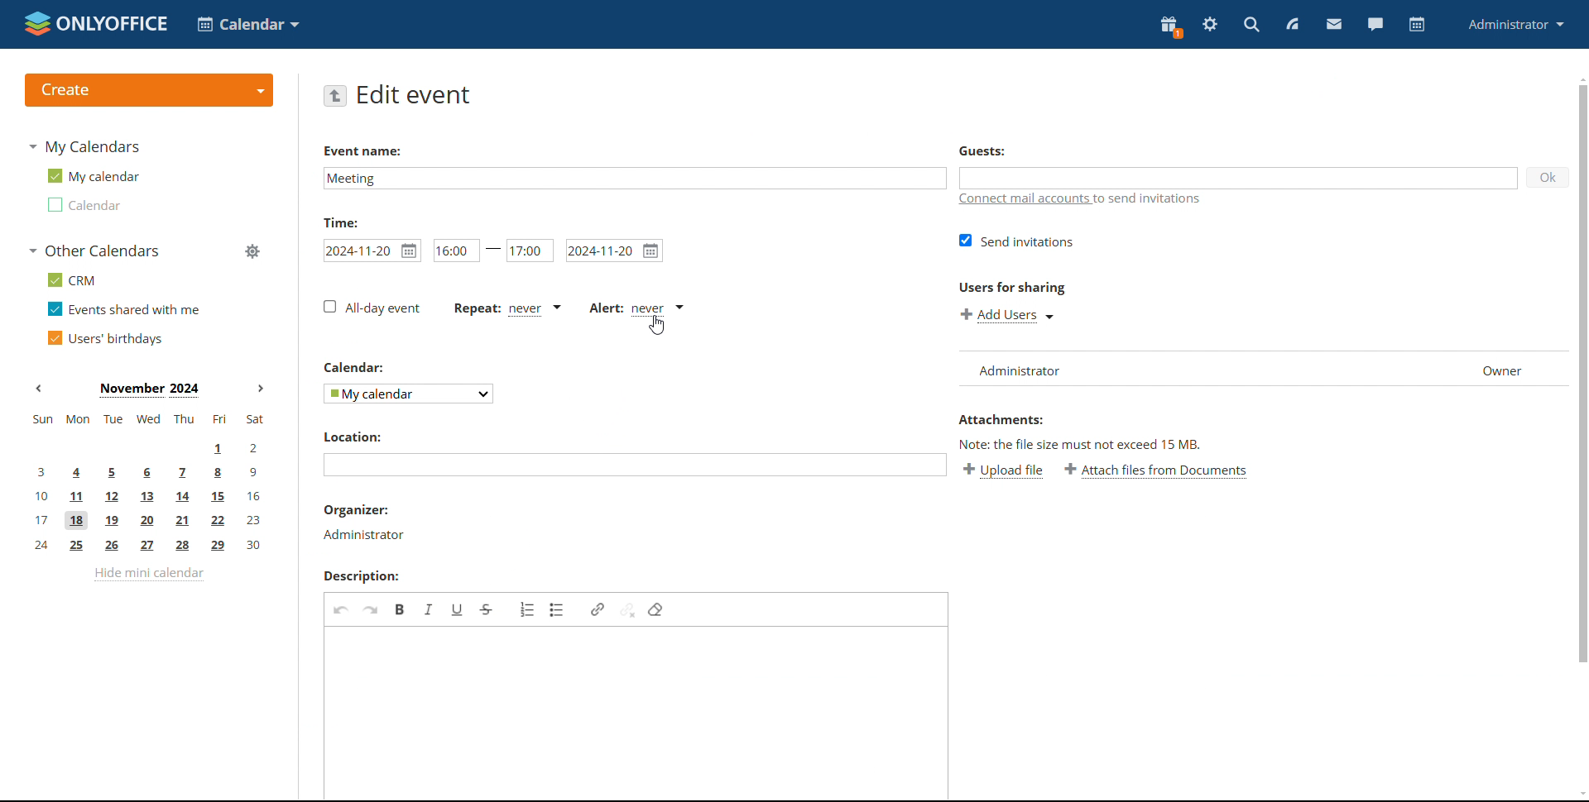 This screenshot has height=802, width=1589. I want to click on logo, so click(94, 23).